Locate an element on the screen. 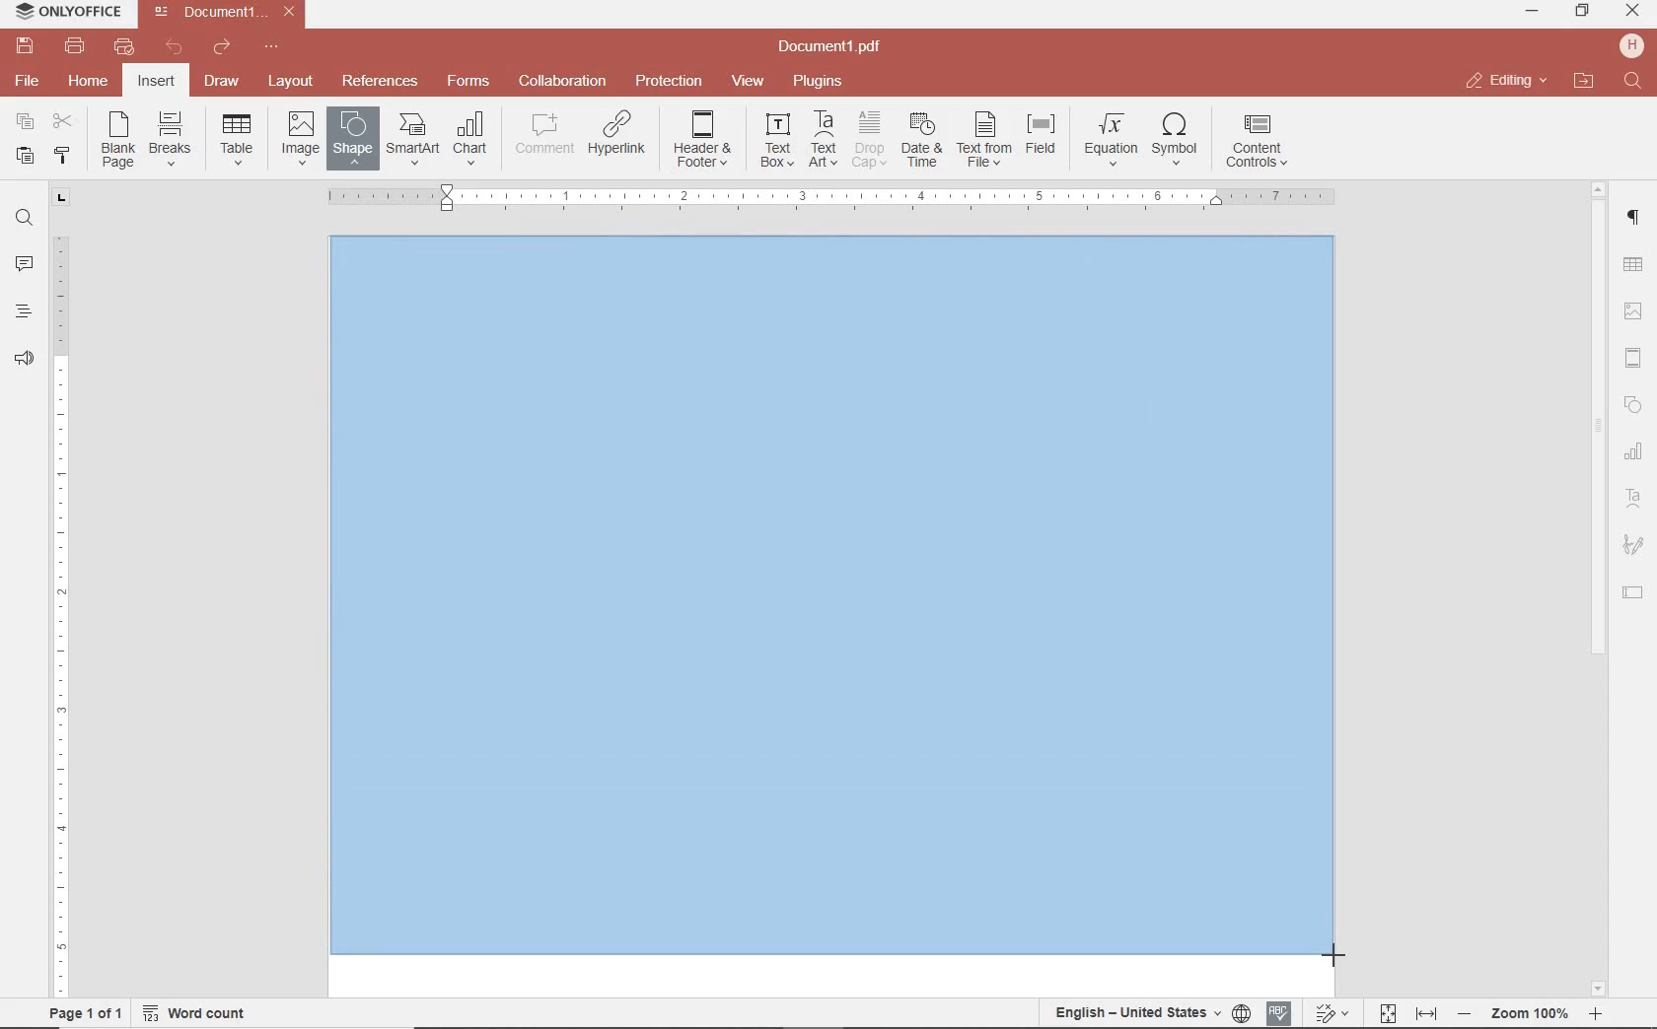 The image size is (1657, 1029).  is located at coordinates (1337, 953).